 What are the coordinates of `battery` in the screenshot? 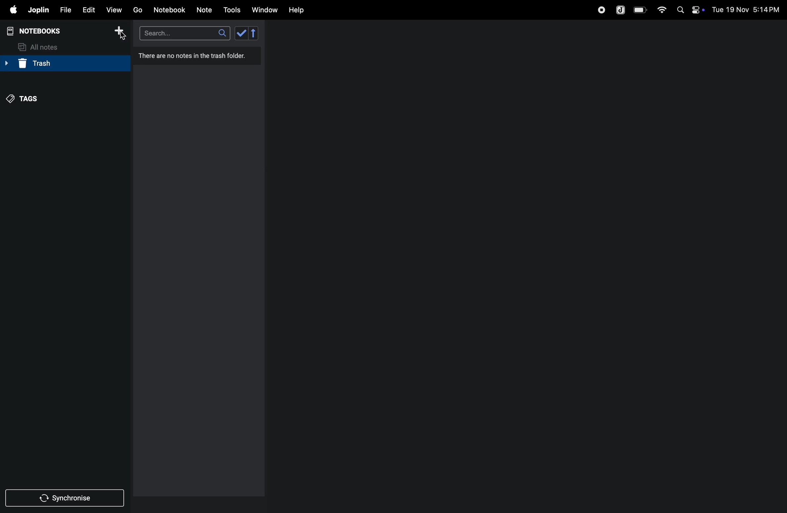 It's located at (641, 10).